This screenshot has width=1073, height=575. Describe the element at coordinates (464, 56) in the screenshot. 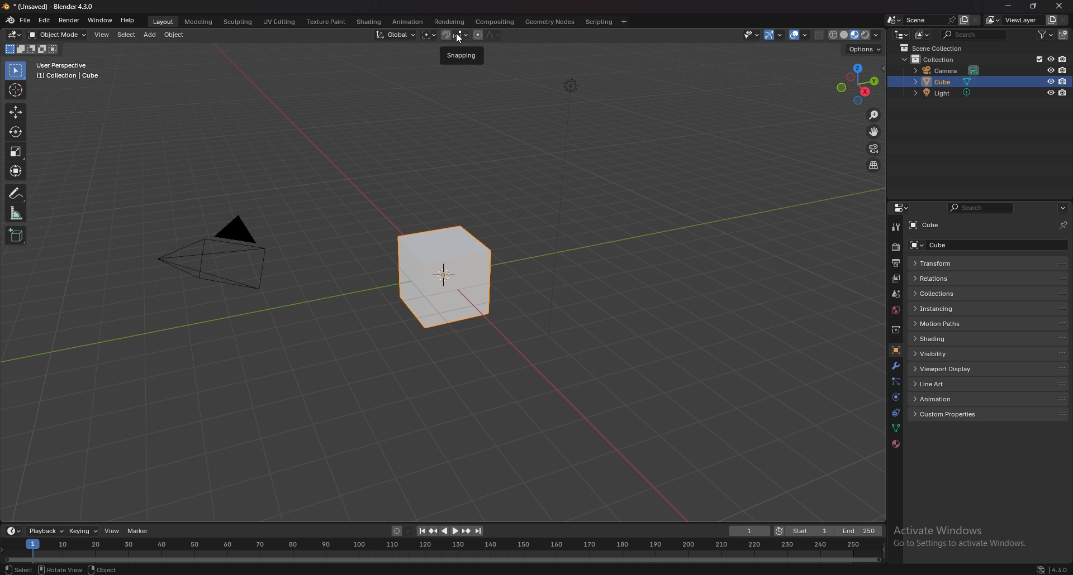

I see `tooltip` at that location.